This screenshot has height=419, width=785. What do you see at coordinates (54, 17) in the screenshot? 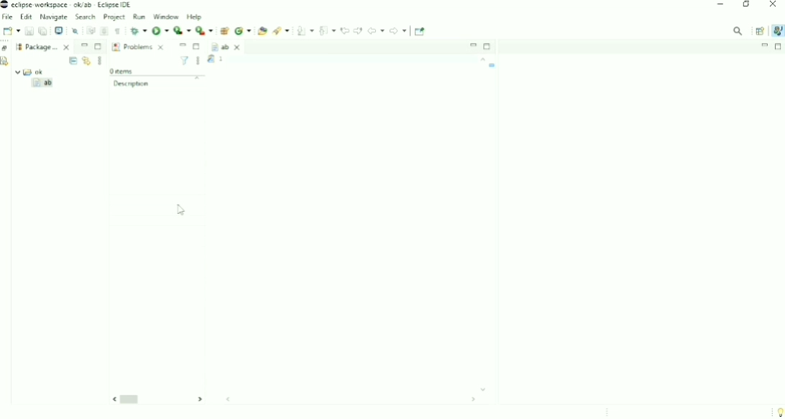
I see `Navigate` at bounding box center [54, 17].